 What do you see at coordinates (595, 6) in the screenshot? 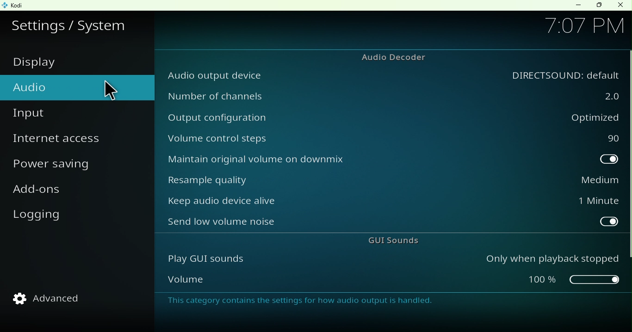
I see `Maximize` at bounding box center [595, 6].